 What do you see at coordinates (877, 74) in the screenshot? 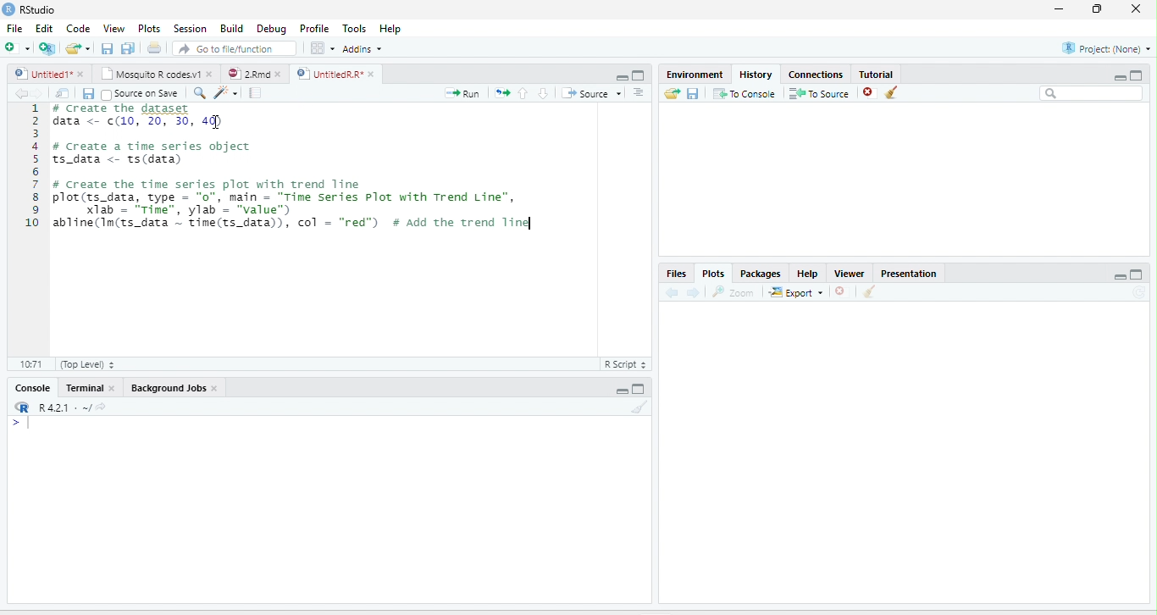
I see `Tutorial` at bounding box center [877, 74].